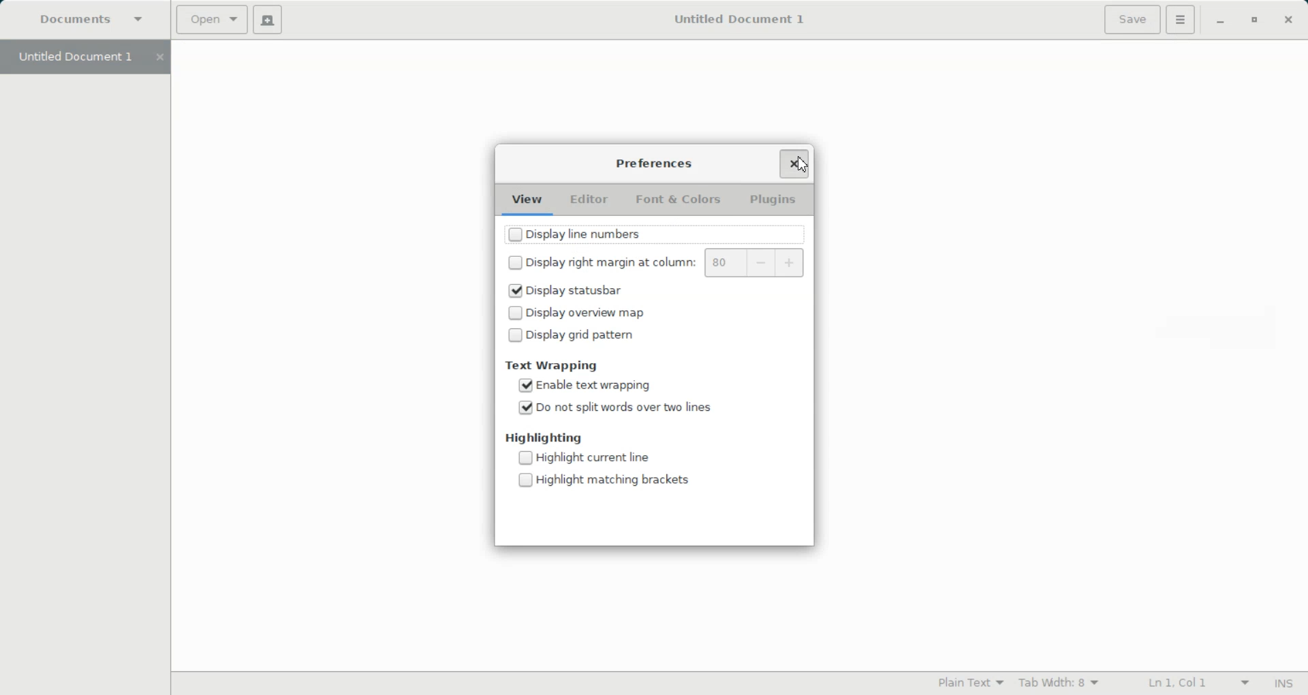  I want to click on Decrease, so click(761, 262).